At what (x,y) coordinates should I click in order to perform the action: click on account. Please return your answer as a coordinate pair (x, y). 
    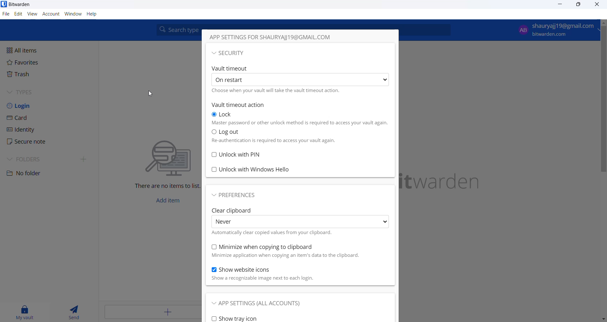
    Looking at the image, I should click on (51, 14).